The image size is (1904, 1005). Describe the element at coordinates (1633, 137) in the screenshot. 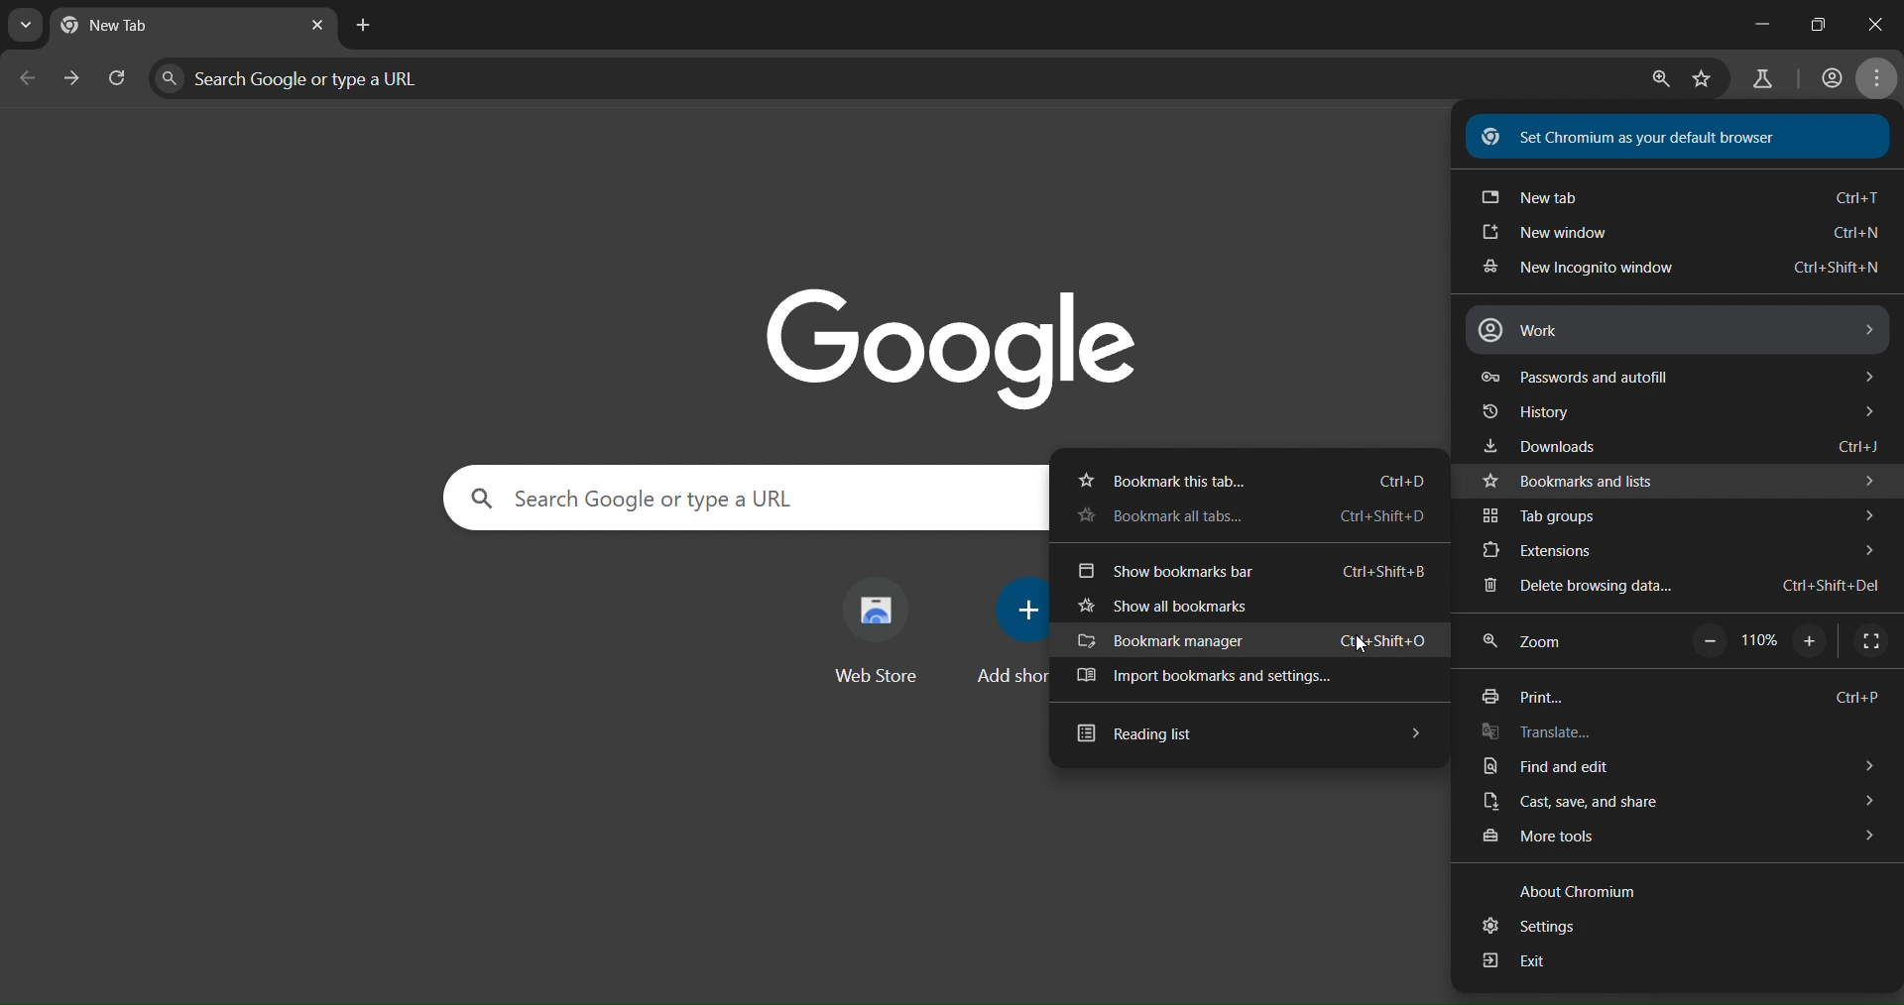

I see `Set Chromium as your default browser` at that location.